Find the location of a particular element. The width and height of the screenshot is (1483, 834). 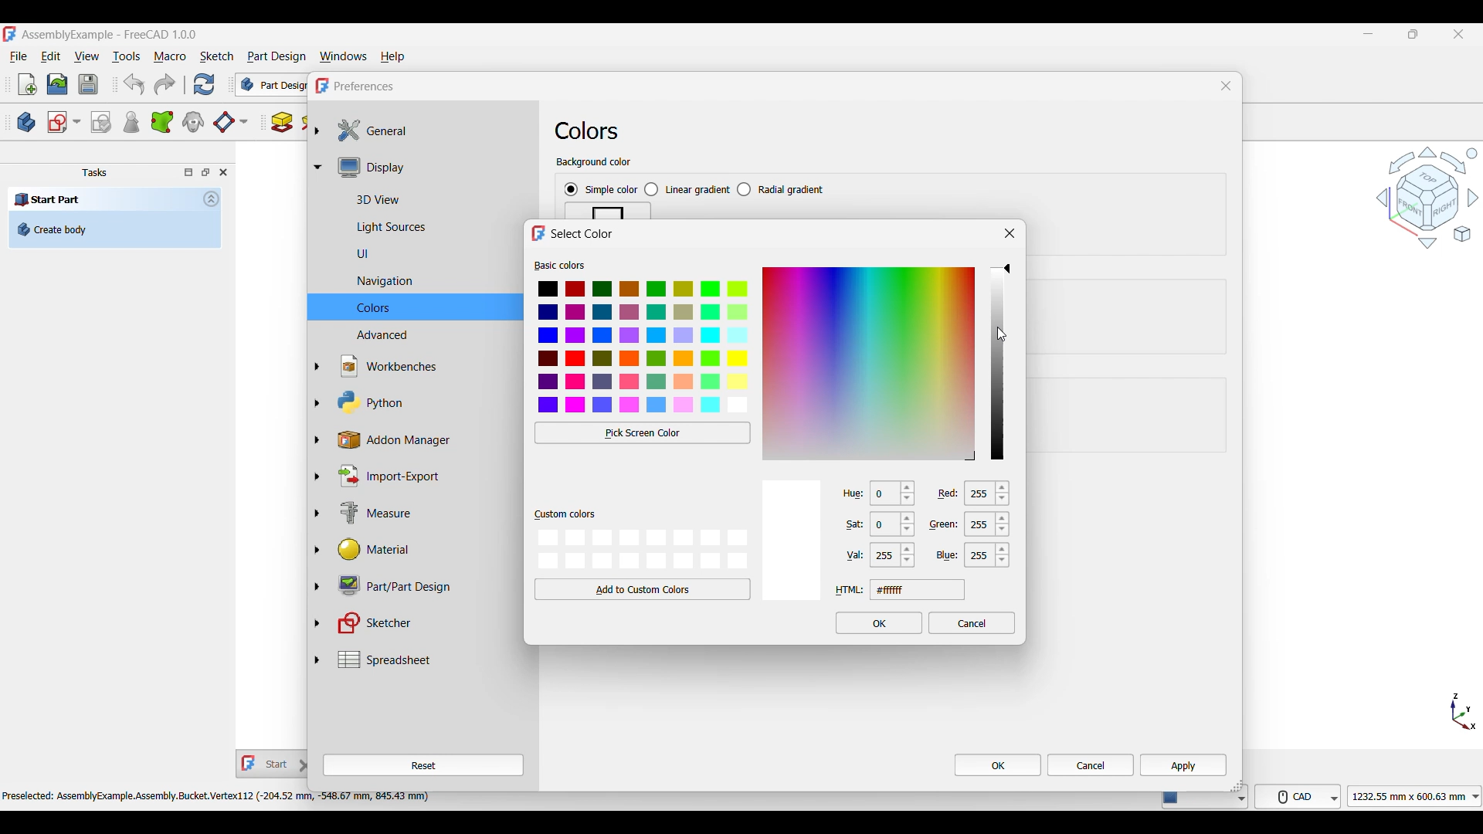

Spreadsheet is located at coordinates (432, 659).